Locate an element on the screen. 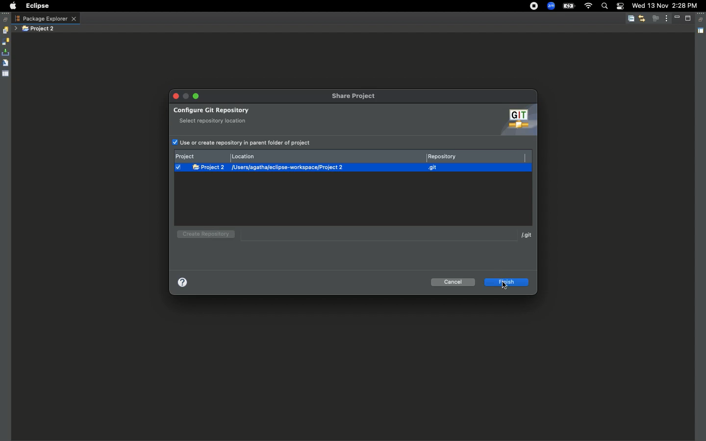  Synchronize is located at coordinates (5, 42).